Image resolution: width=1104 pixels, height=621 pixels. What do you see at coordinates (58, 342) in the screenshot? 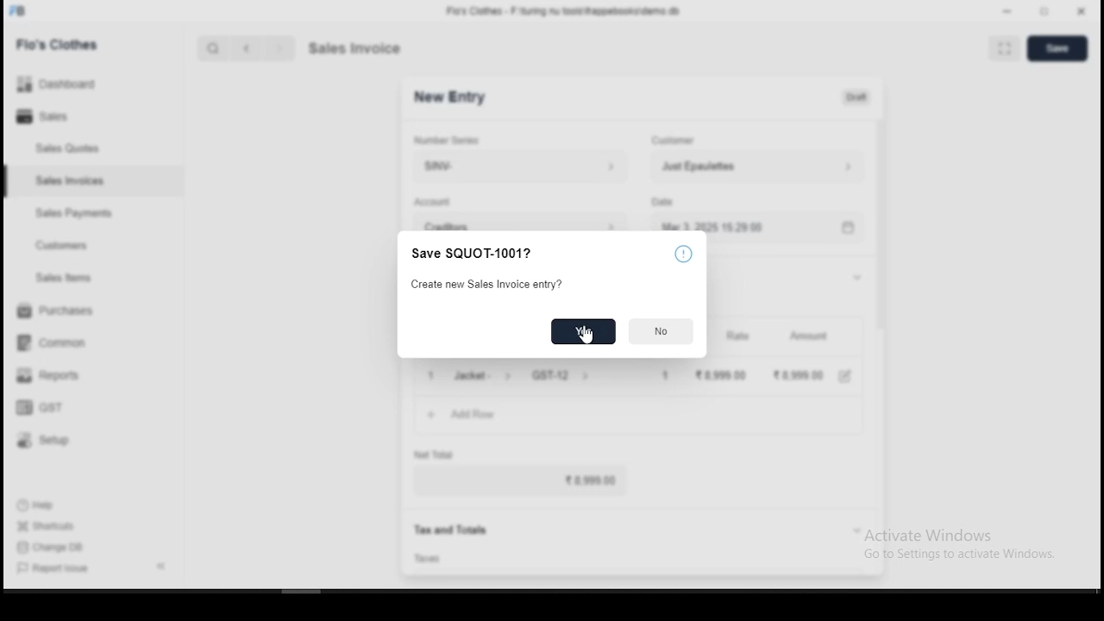
I see `common` at bounding box center [58, 342].